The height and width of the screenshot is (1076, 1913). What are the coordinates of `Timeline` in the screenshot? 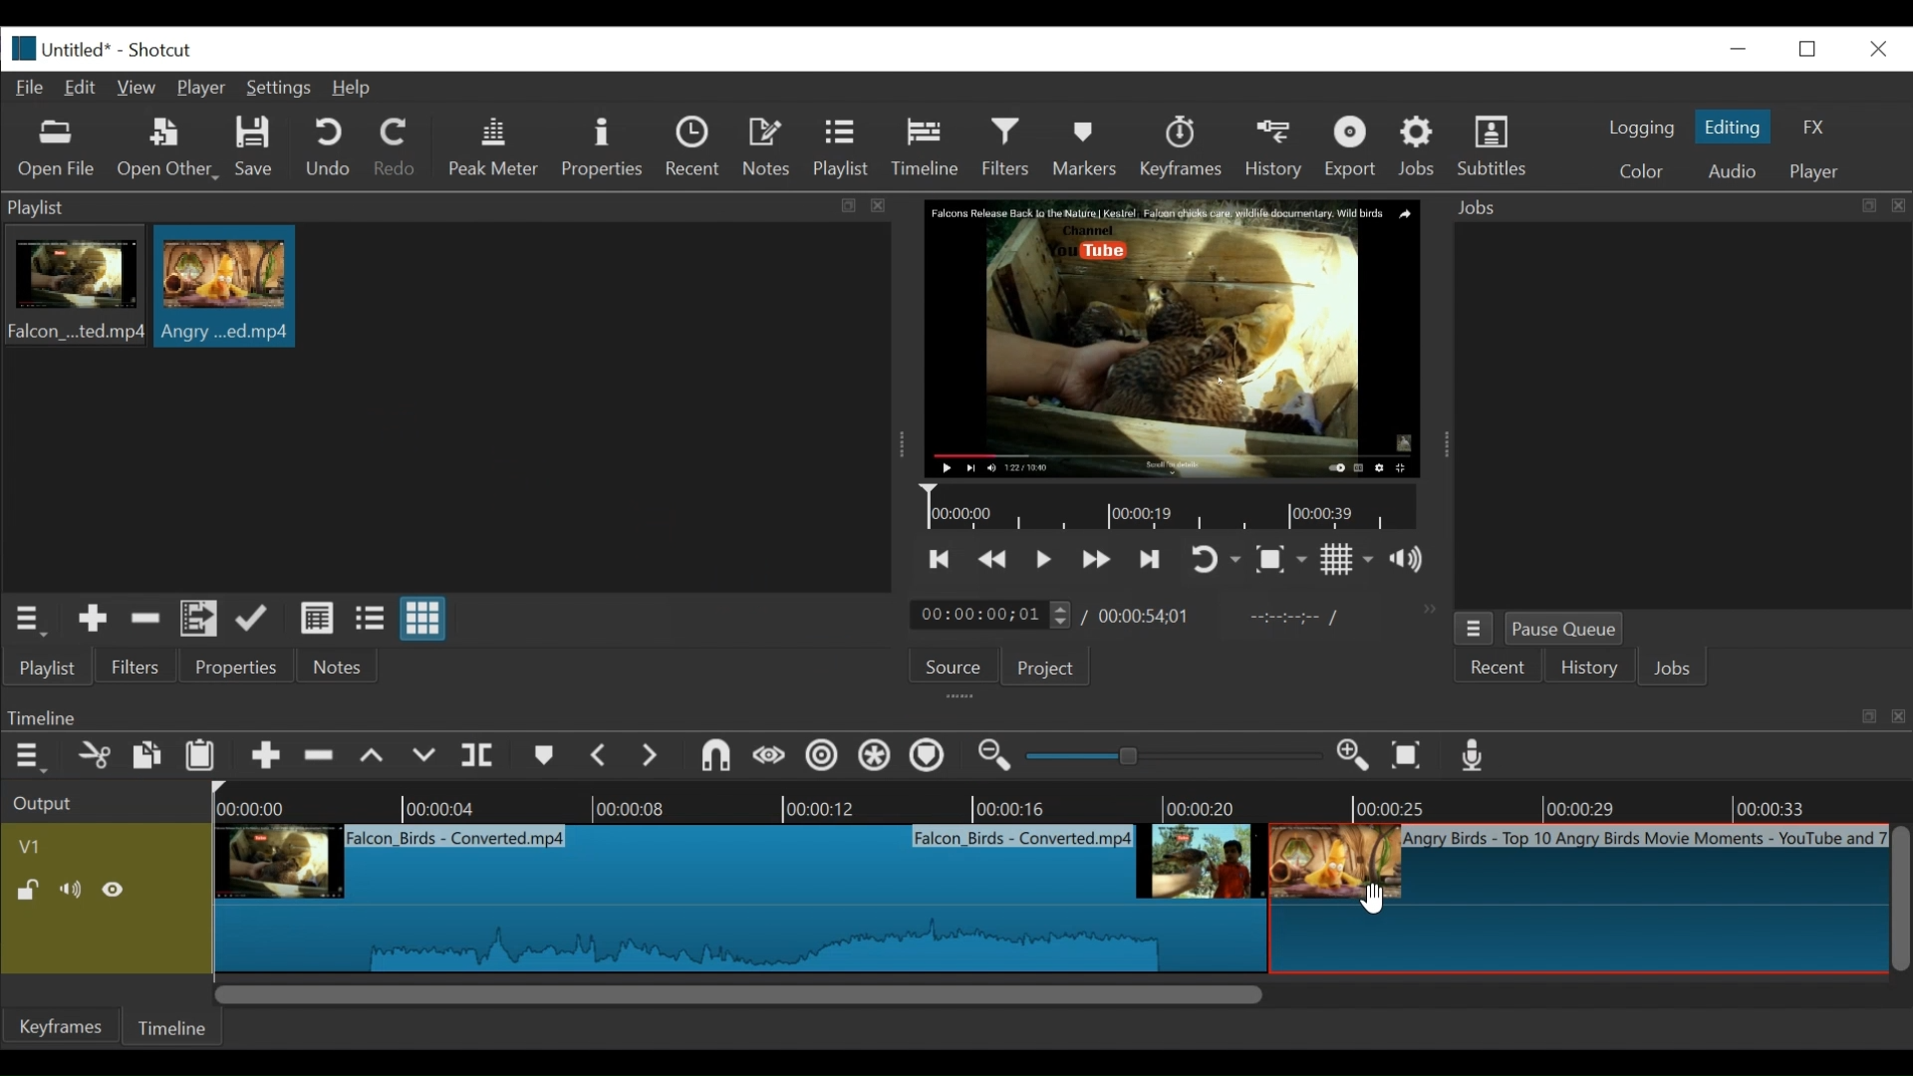 It's located at (1175, 508).